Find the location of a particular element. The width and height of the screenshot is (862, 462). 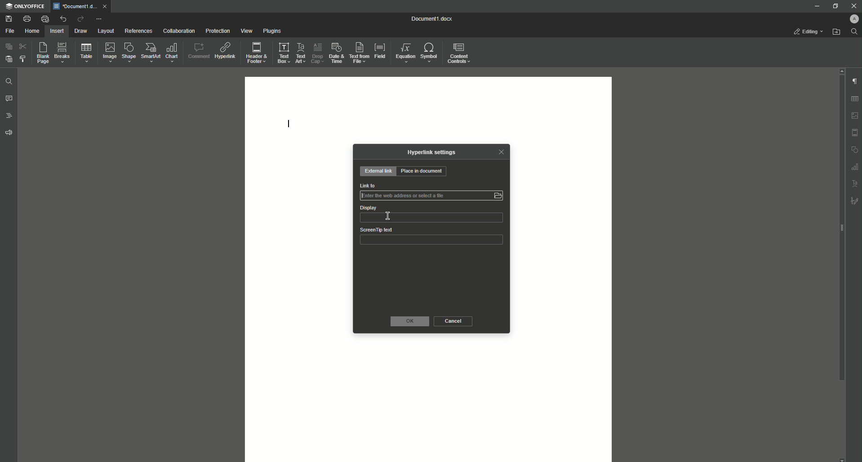

Restore is located at coordinates (834, 7).